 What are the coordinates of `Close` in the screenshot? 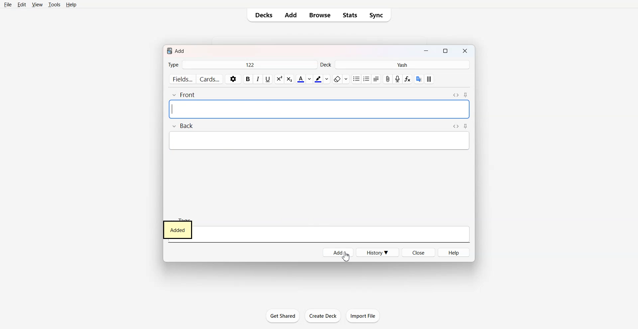 It's located at (418, 252).